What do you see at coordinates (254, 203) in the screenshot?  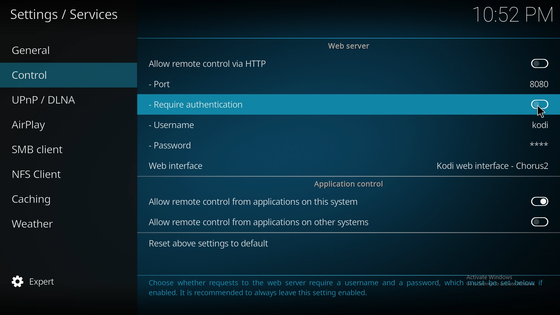 I see `allow remote control from apps on this system` at bounding box center [254, 203].